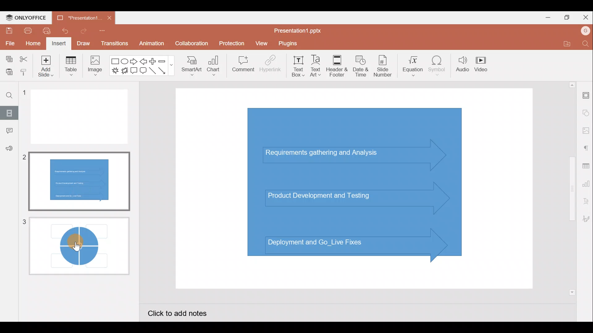  What do you see at coordinates (83, 43) in the screenshot?
I see `Draw` at bounding box center [83, 43].